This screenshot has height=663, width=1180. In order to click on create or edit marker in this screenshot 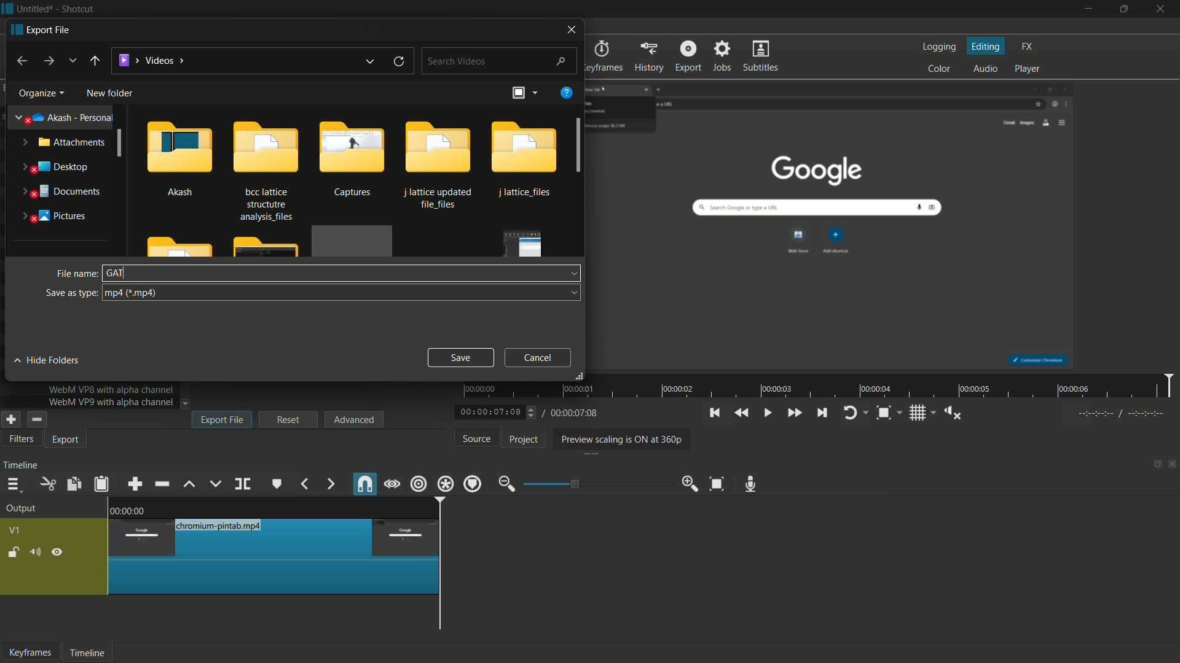, I will do `click(277, 484)`.